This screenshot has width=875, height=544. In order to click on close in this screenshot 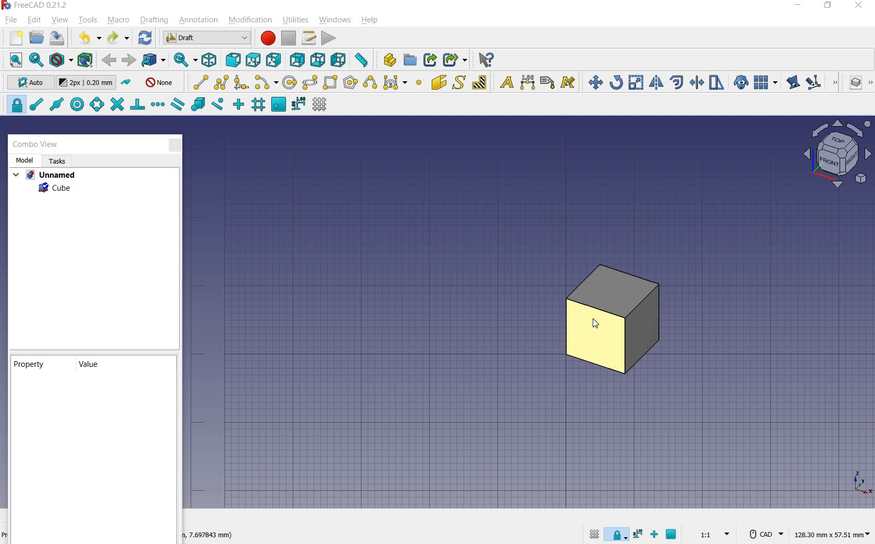, I will do `click(857, 6)`.